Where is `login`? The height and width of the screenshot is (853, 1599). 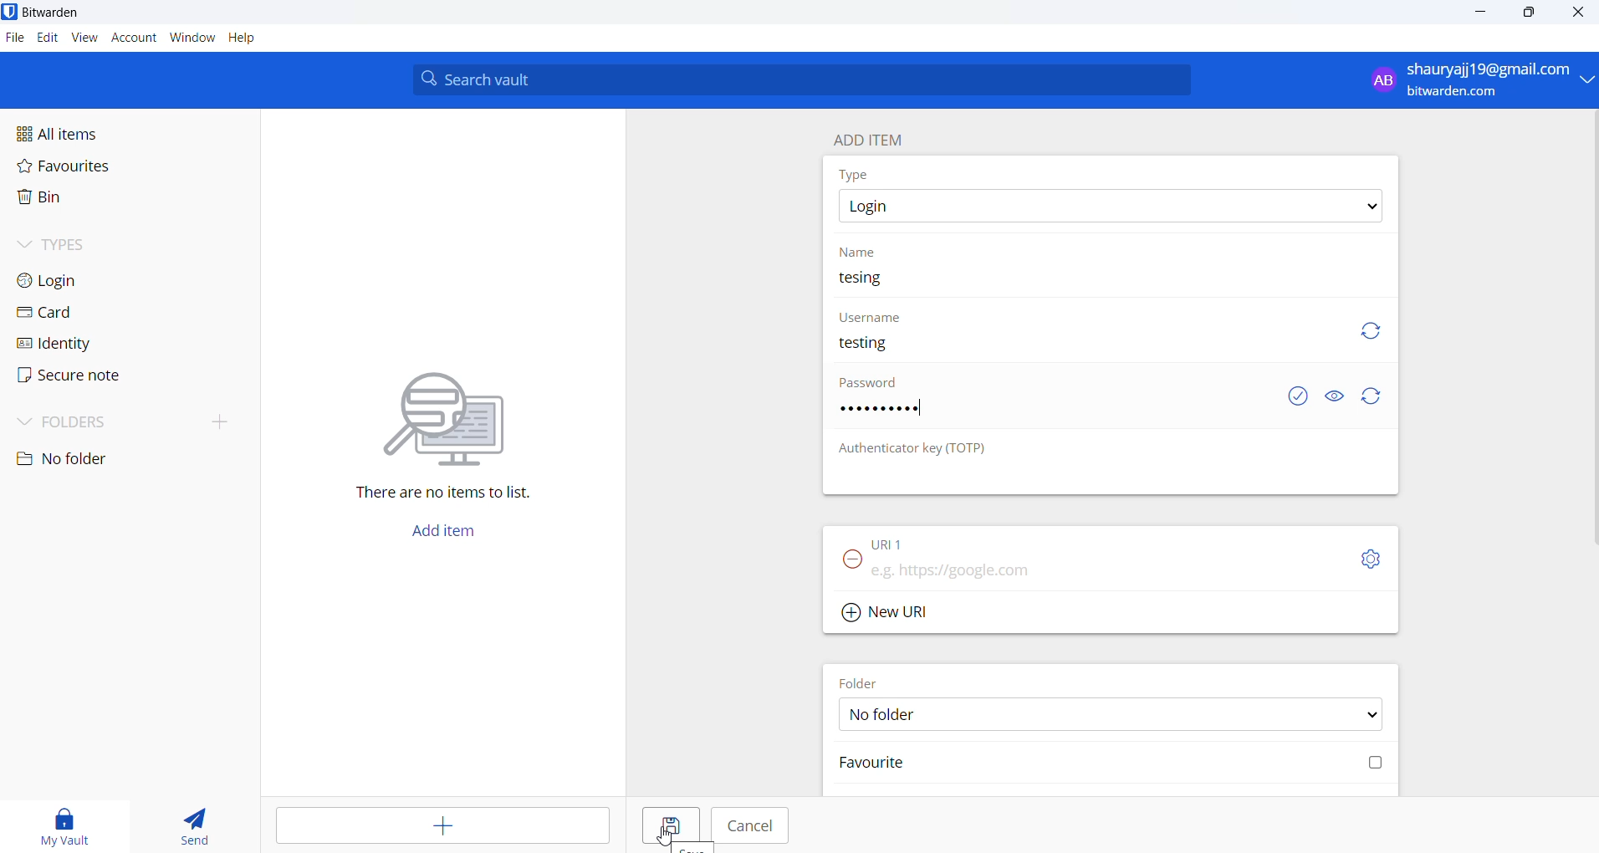
login is located at coordinates (75, 279).